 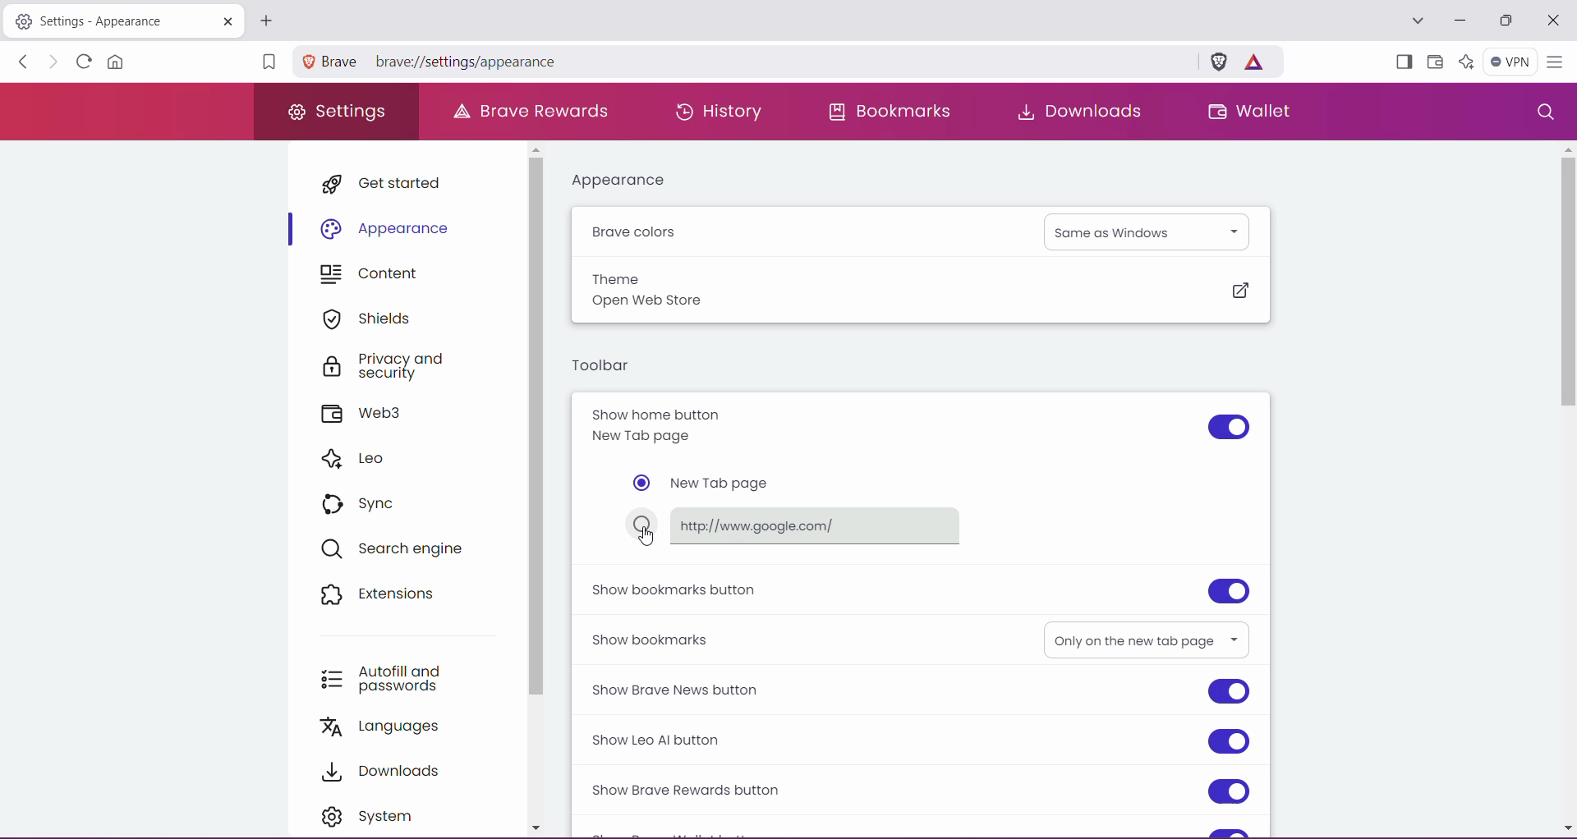 I want to click on Click to go forward, hold to see history, so click(x=53, y=62).